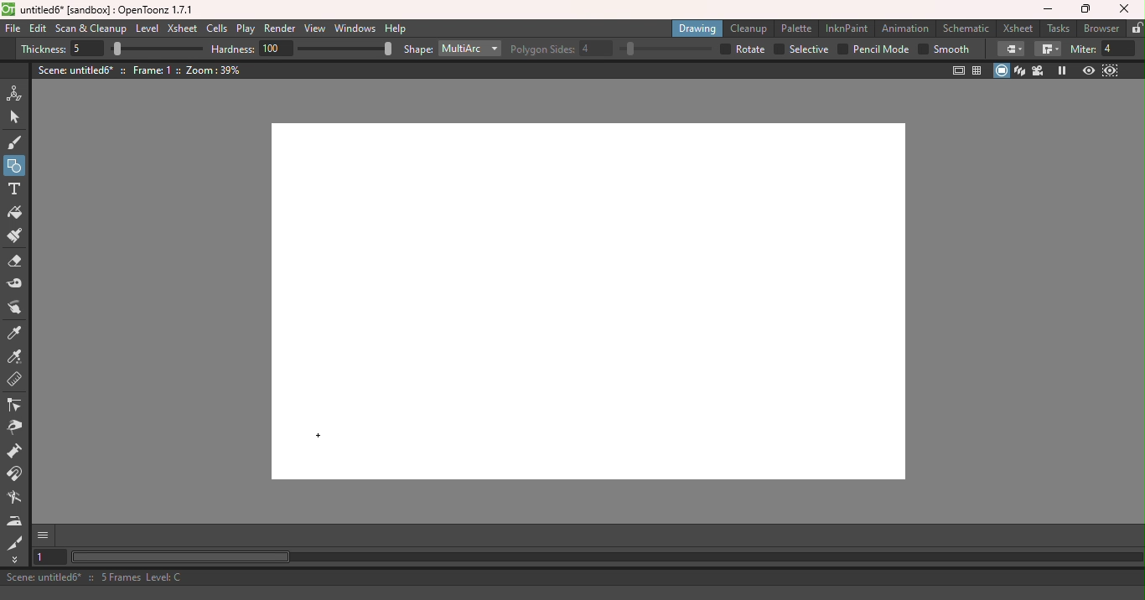 The height and width of the screenshot is (600, 1145). Describe the element at coordinates (253, 49) in the screenshot. I see `Hardness` at that location.